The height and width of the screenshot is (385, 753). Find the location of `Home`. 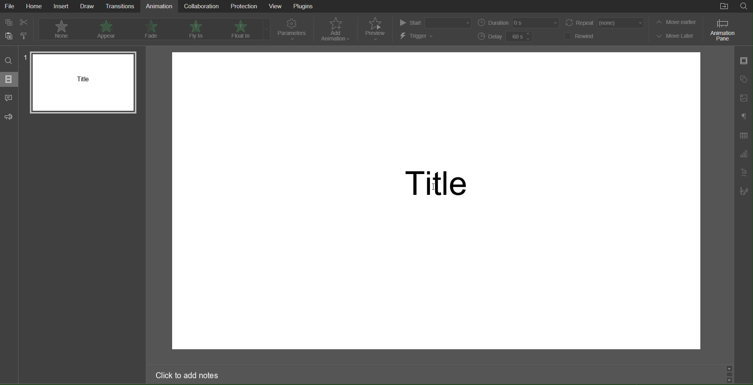

Home is located at coordinates (35, 6).